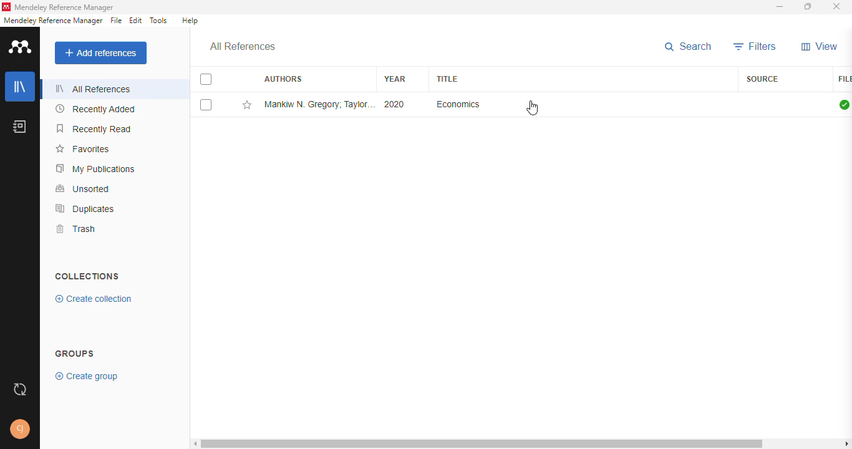 The height and width of the screenshot is (449, 852). What do you see at coordinates (84, 149) in the screenshot?
I see `favorites` at bounding box center [84, 149].